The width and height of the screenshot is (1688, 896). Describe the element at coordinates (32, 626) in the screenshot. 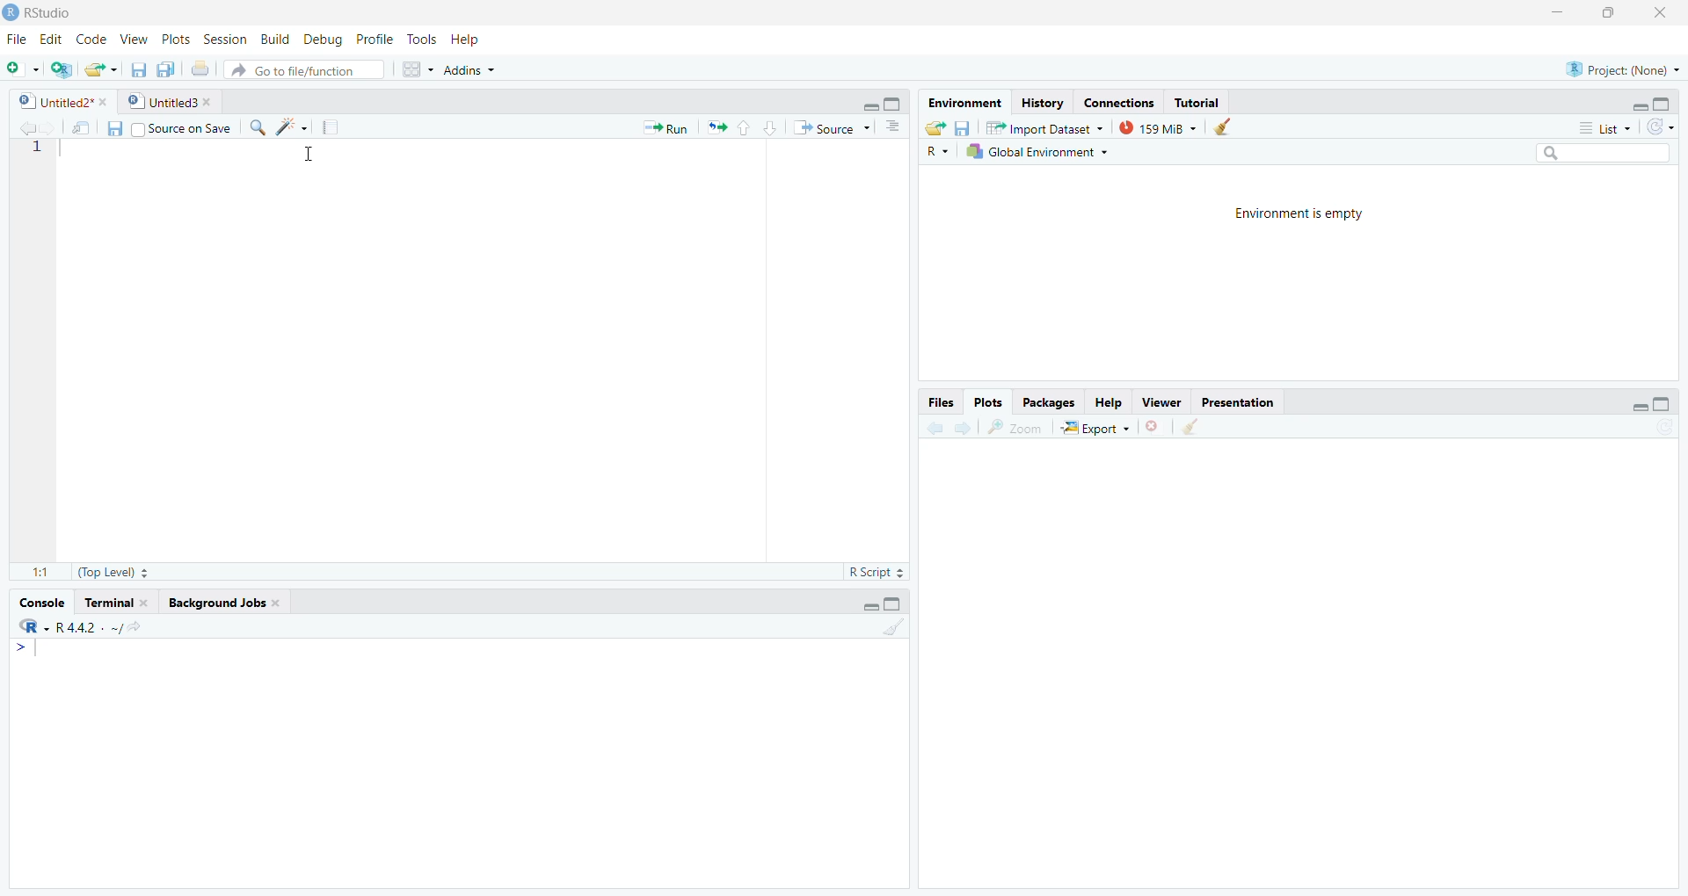

I see `R` at that location.